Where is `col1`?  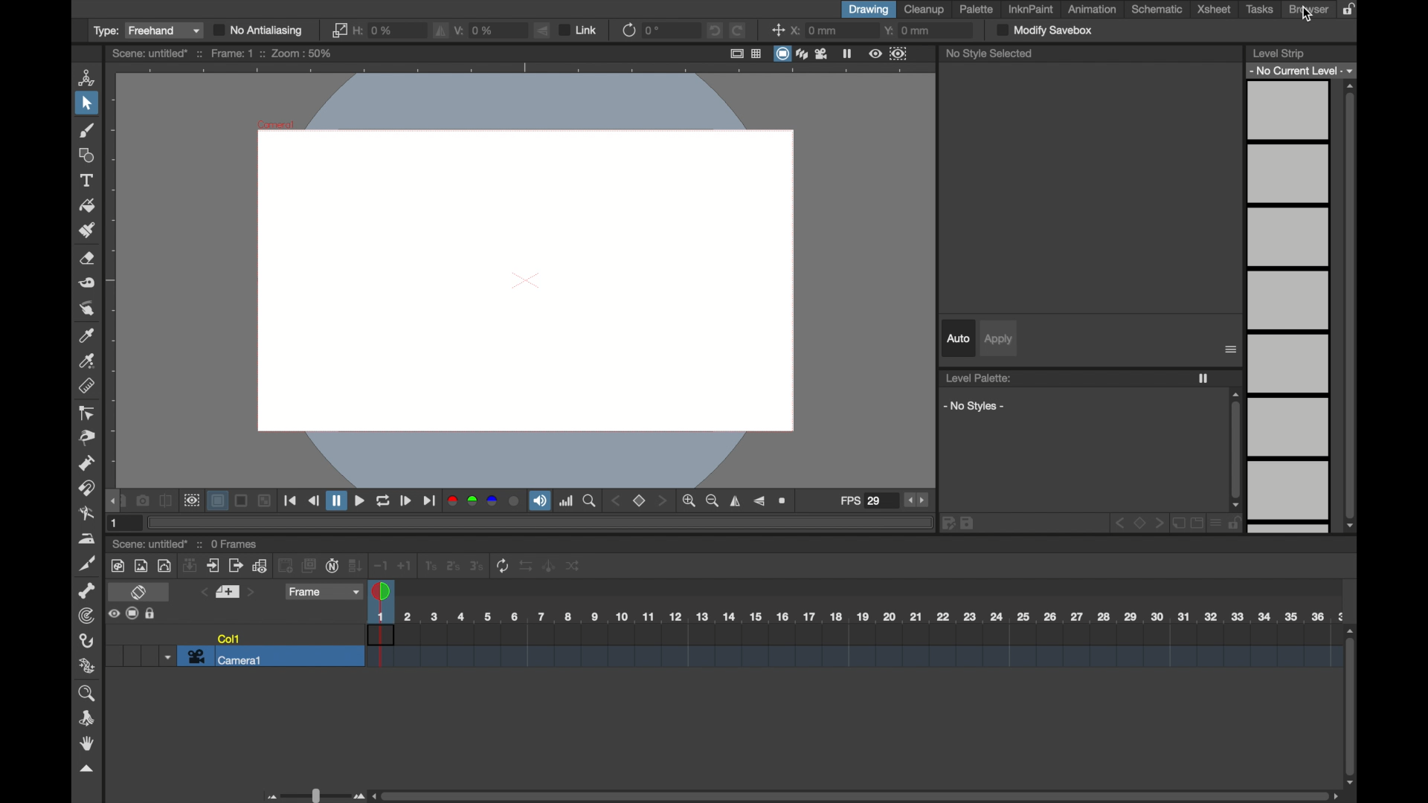 col1 is located at coordinates (228, 637).